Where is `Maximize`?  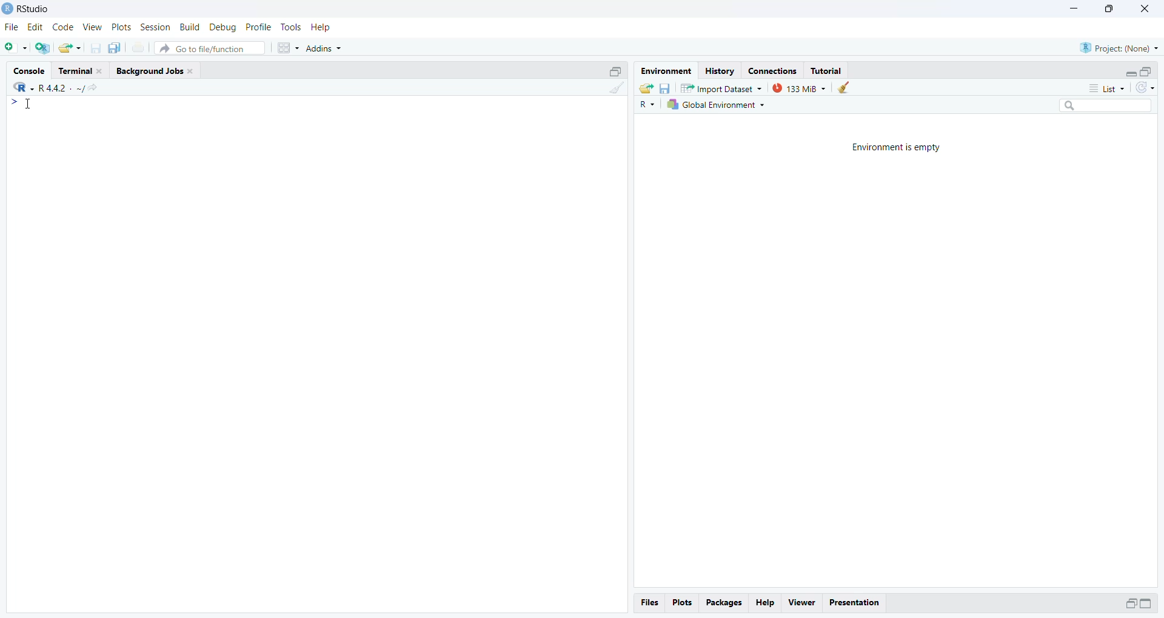
Maximize is located at coordinates (1110, 9).